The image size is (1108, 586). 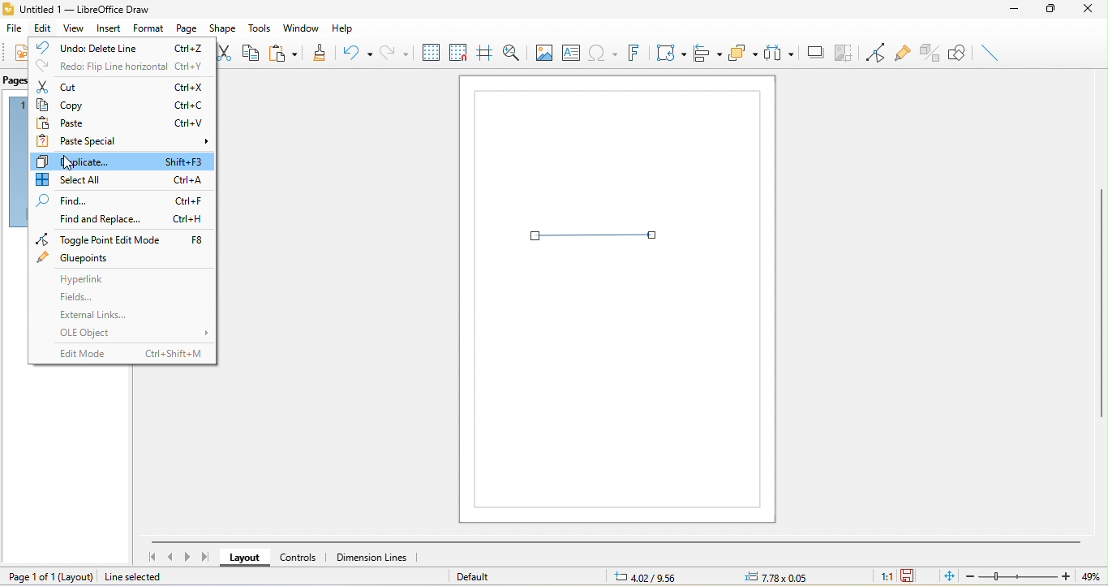 I want to click on arrange, so click(x=744, y=54).